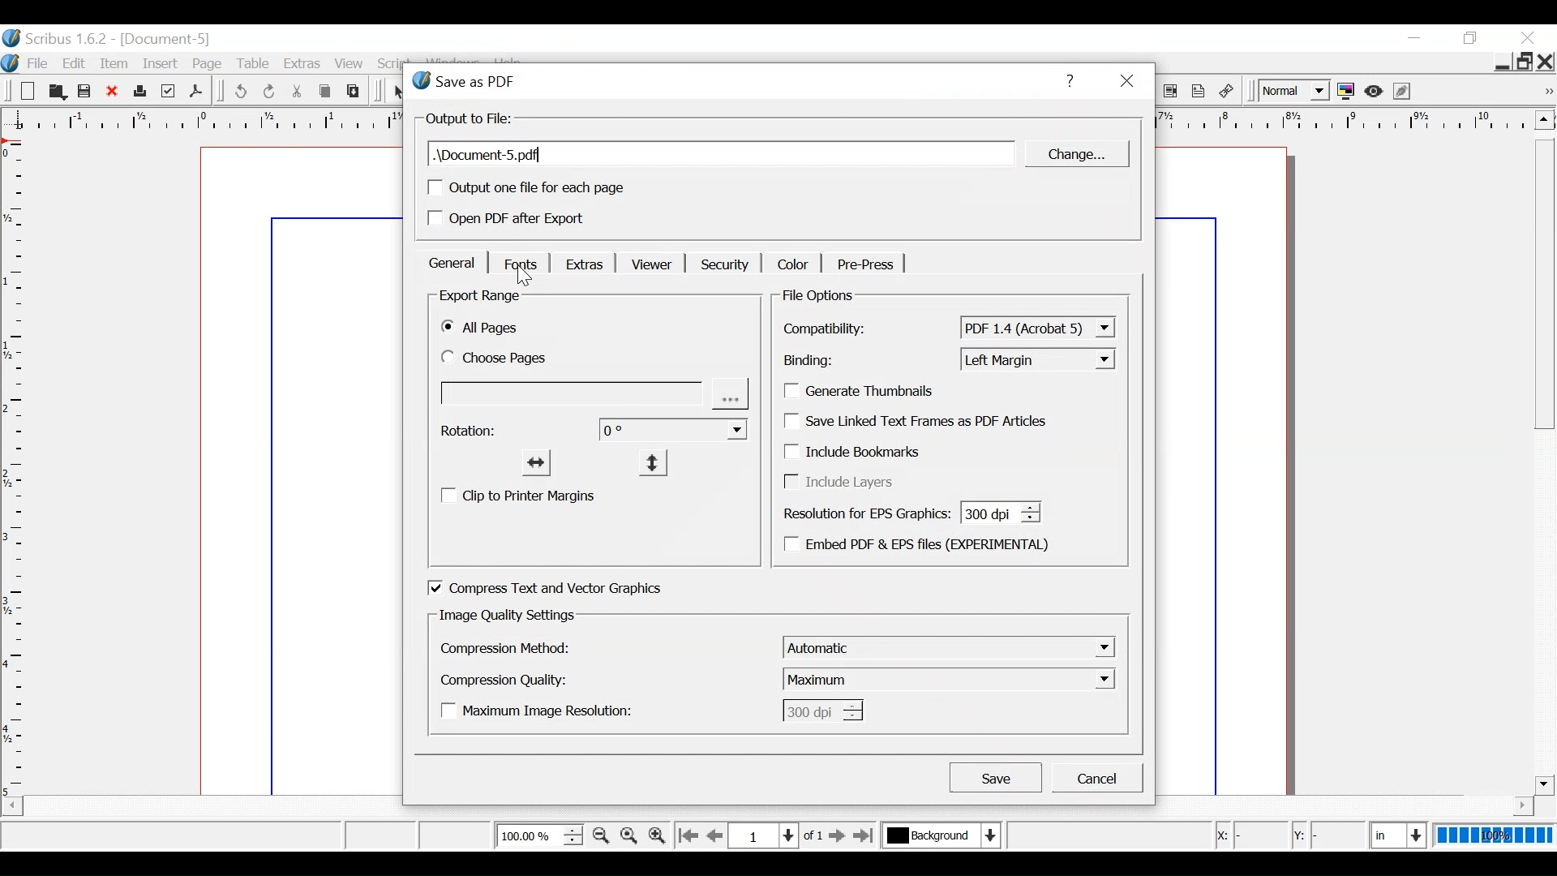 This screenshot has width=1557, height=876. What do you see at coordinates (830, 329) in the screenshot?
I see `Compatibility` at bounding box center [830, 329].